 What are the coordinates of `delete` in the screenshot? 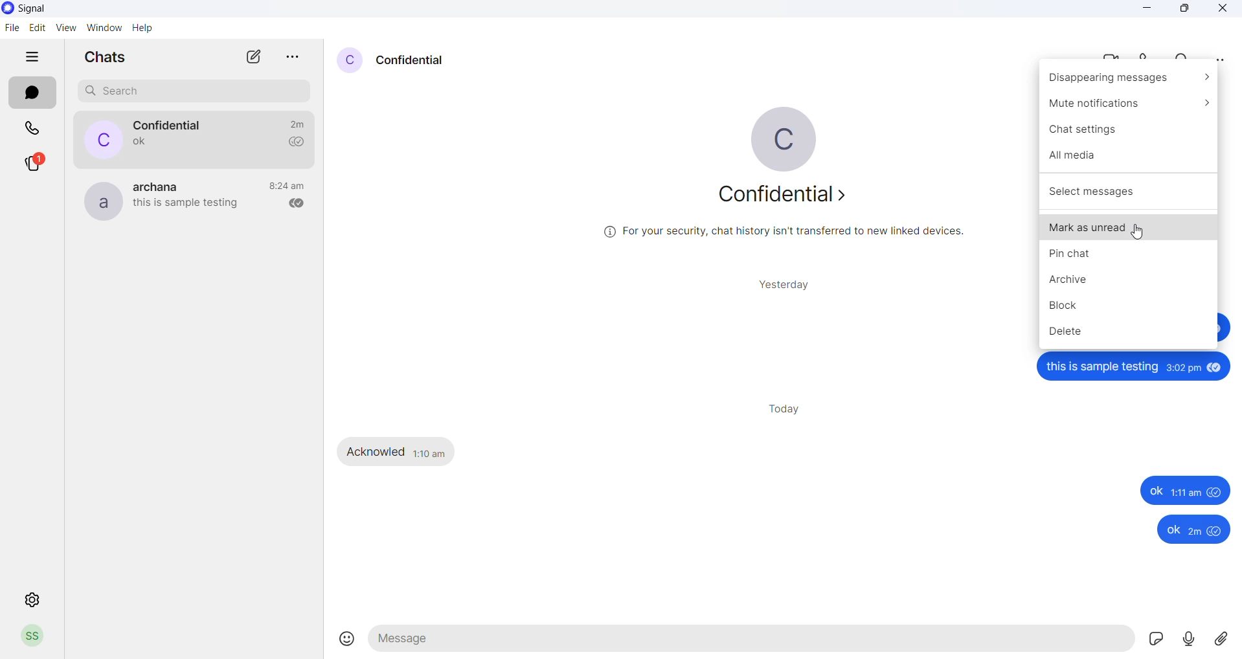 It's located at (1130, 335).